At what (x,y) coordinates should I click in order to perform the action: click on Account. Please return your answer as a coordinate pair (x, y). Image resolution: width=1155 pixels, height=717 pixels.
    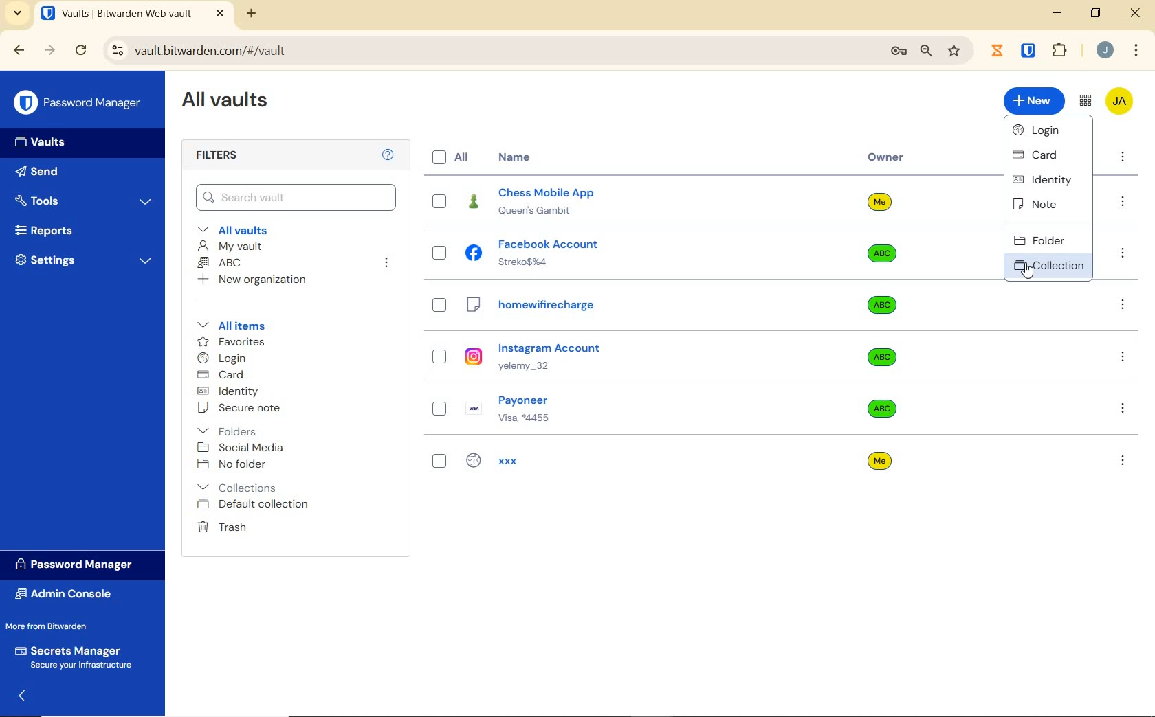
    Looking at the image, I should click on (1105, 52).